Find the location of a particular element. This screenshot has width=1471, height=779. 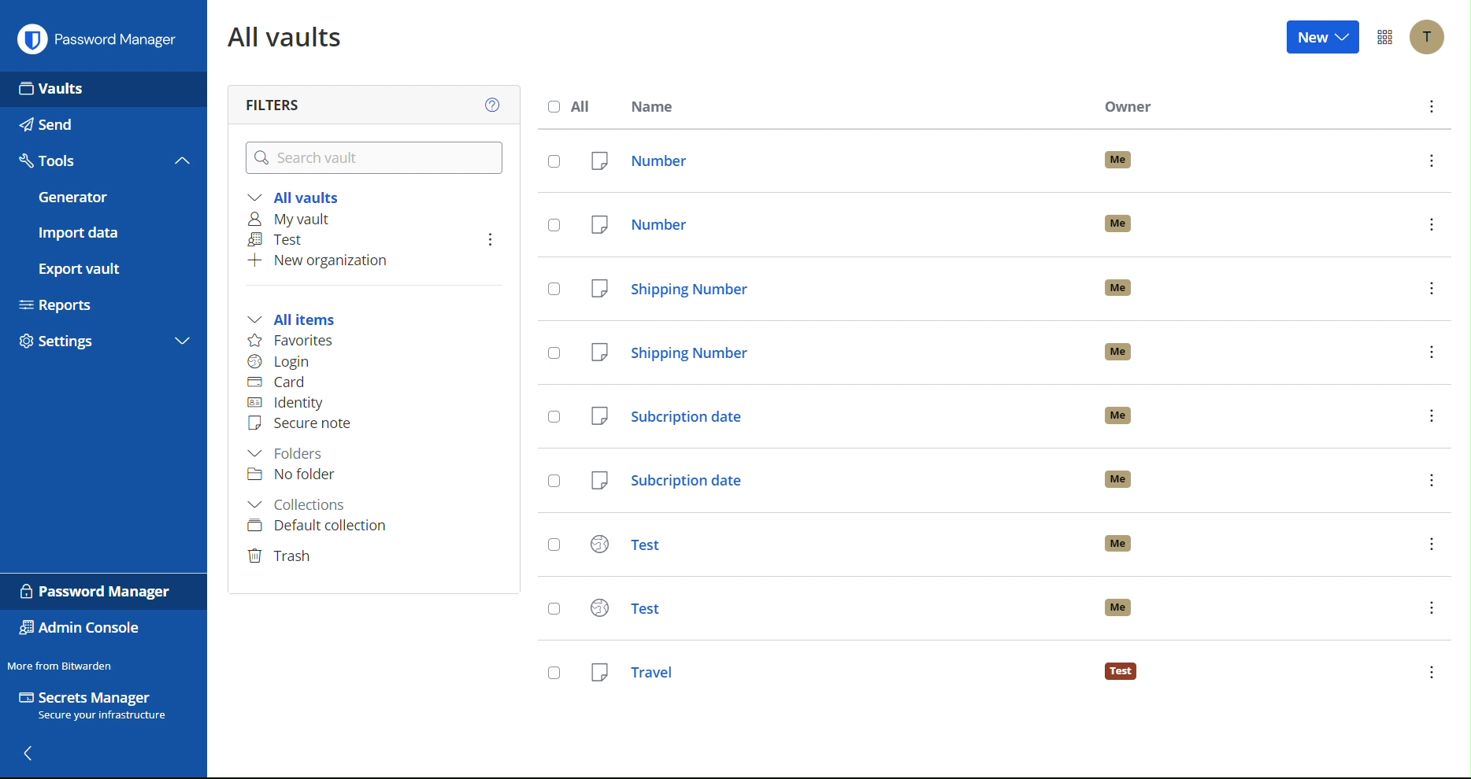

All items is located at coordinates (298, 320).